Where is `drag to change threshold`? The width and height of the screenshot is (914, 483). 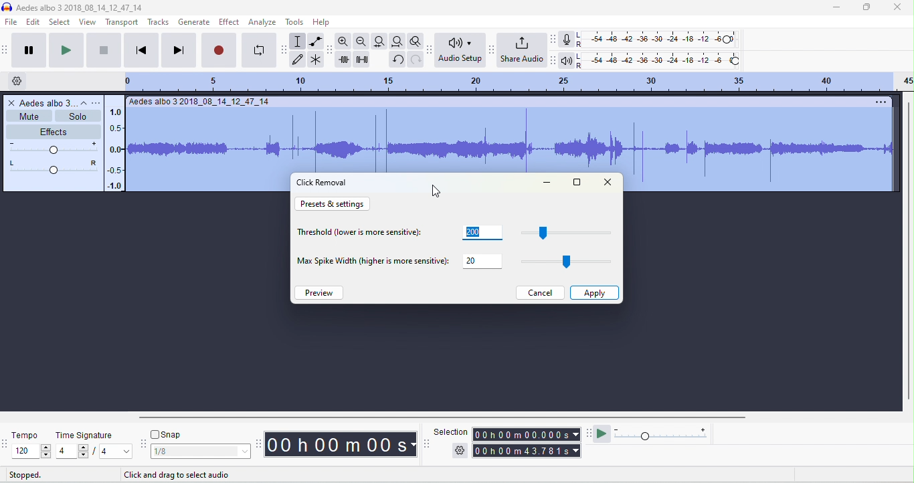
drag to change threshold is located at coordinates (567, 232).